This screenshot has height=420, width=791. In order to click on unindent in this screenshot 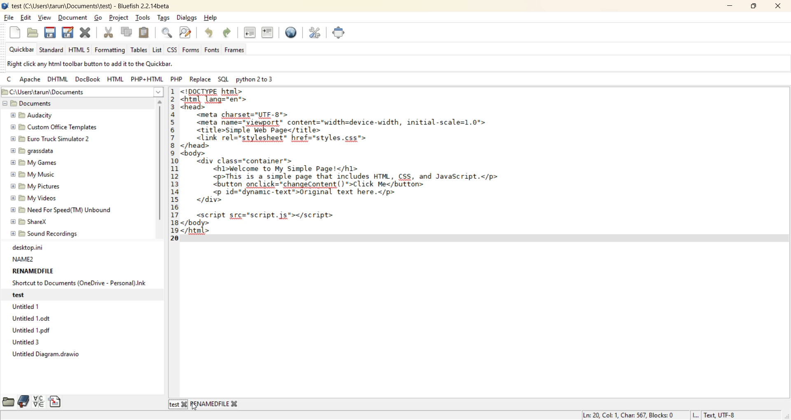, I will do `click(250, 33)`.